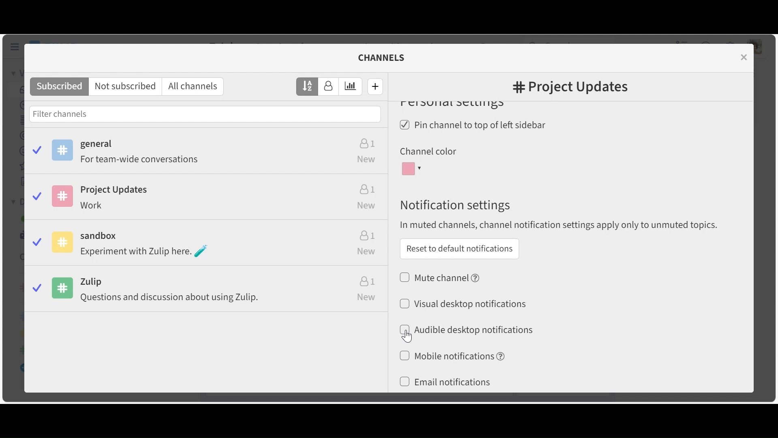  Describe the element at coordinates (463, 303) in the screenshot. I see `(un)select Visual desktop notifications` at that location.